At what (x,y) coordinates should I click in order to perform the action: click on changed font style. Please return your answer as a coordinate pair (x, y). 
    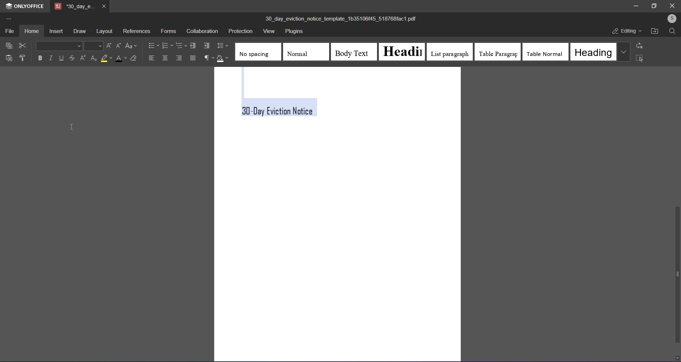
    Looking at the image, I should click on (286, 108).